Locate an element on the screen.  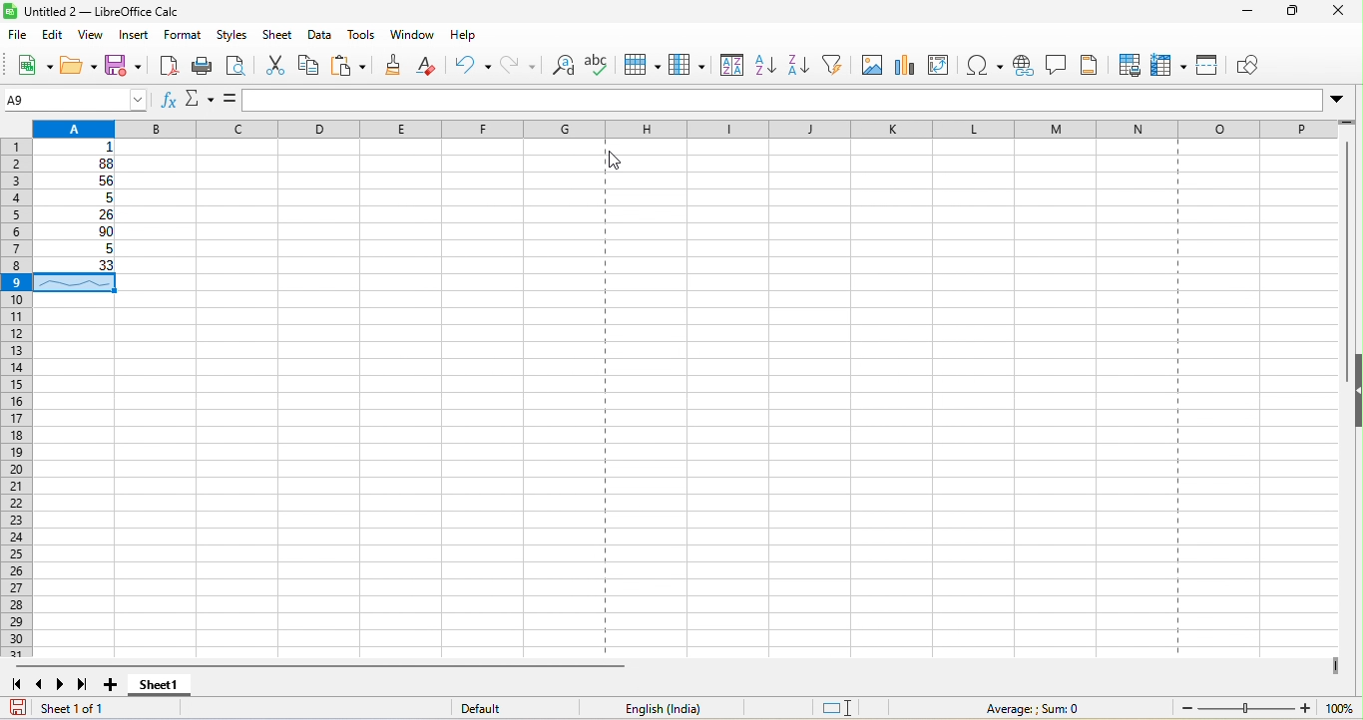
edit pivot table is located at coordinates (944, 65).